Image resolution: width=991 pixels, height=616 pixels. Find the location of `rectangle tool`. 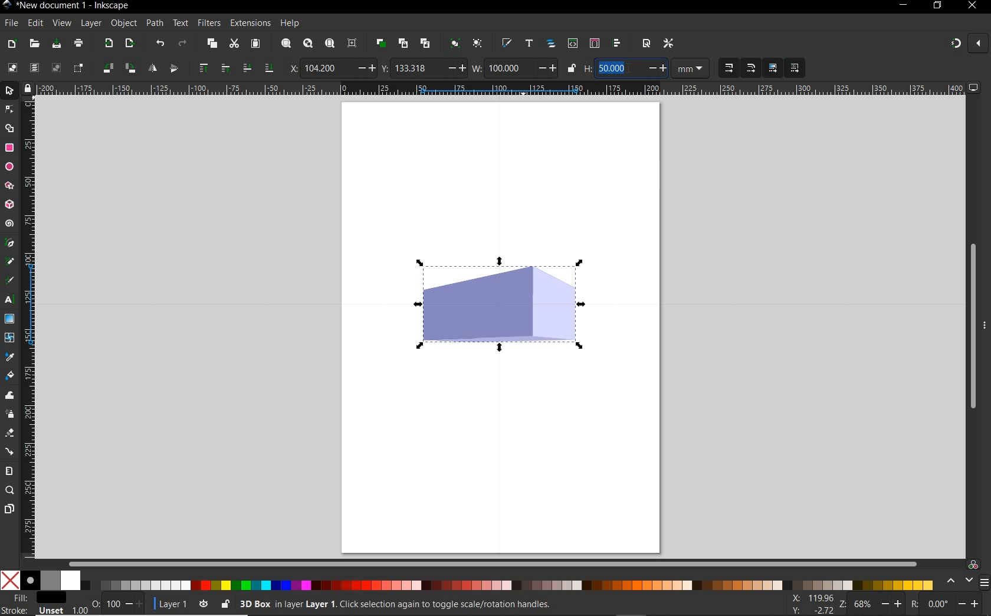

rectangle tool is located at coordinates (9, 148).